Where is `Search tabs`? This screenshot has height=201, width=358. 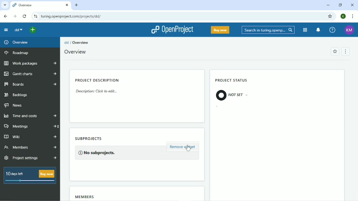 Search tabs is located at coordinates (5, 6).